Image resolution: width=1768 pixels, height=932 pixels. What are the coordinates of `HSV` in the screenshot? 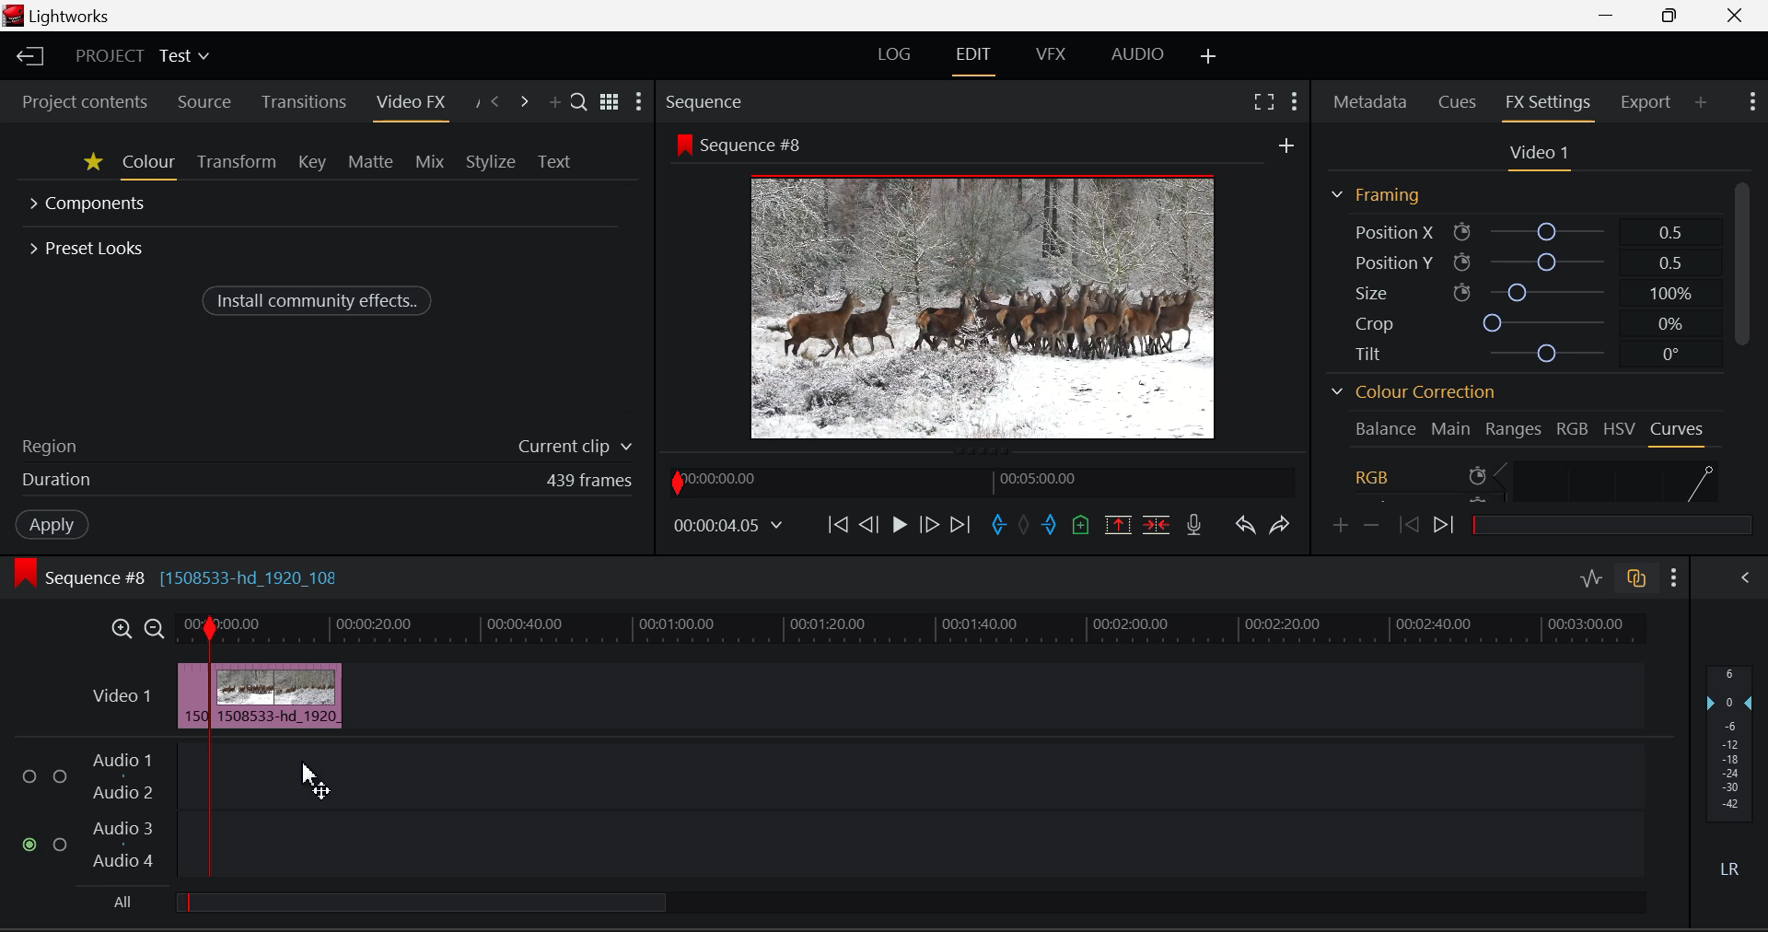 It's located at (1622, 426).